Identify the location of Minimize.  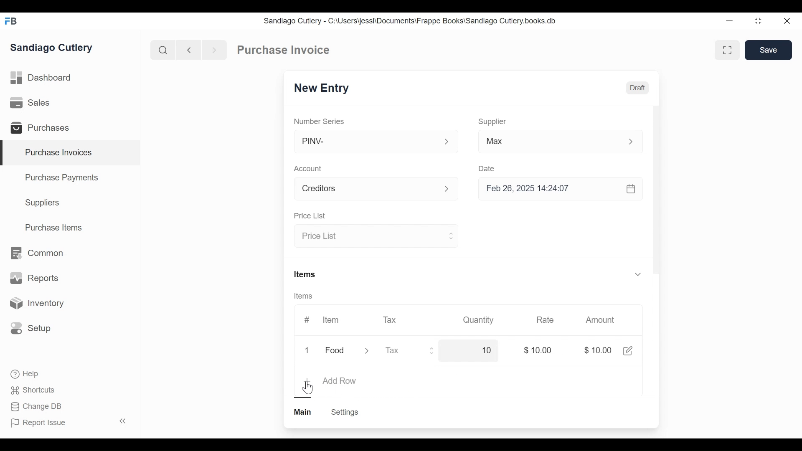
(728, 21).